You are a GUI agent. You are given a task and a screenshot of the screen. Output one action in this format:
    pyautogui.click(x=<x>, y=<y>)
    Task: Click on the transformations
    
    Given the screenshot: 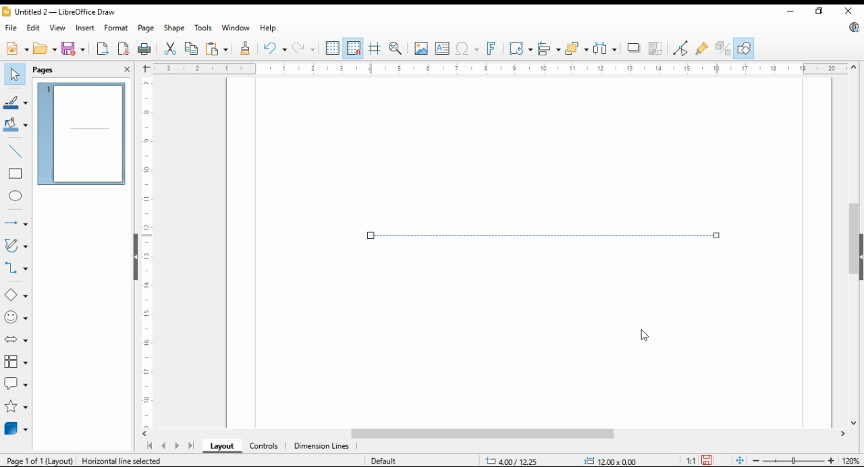 What is the action you would take?
    pyautogui.click(x=520, y=48)
    